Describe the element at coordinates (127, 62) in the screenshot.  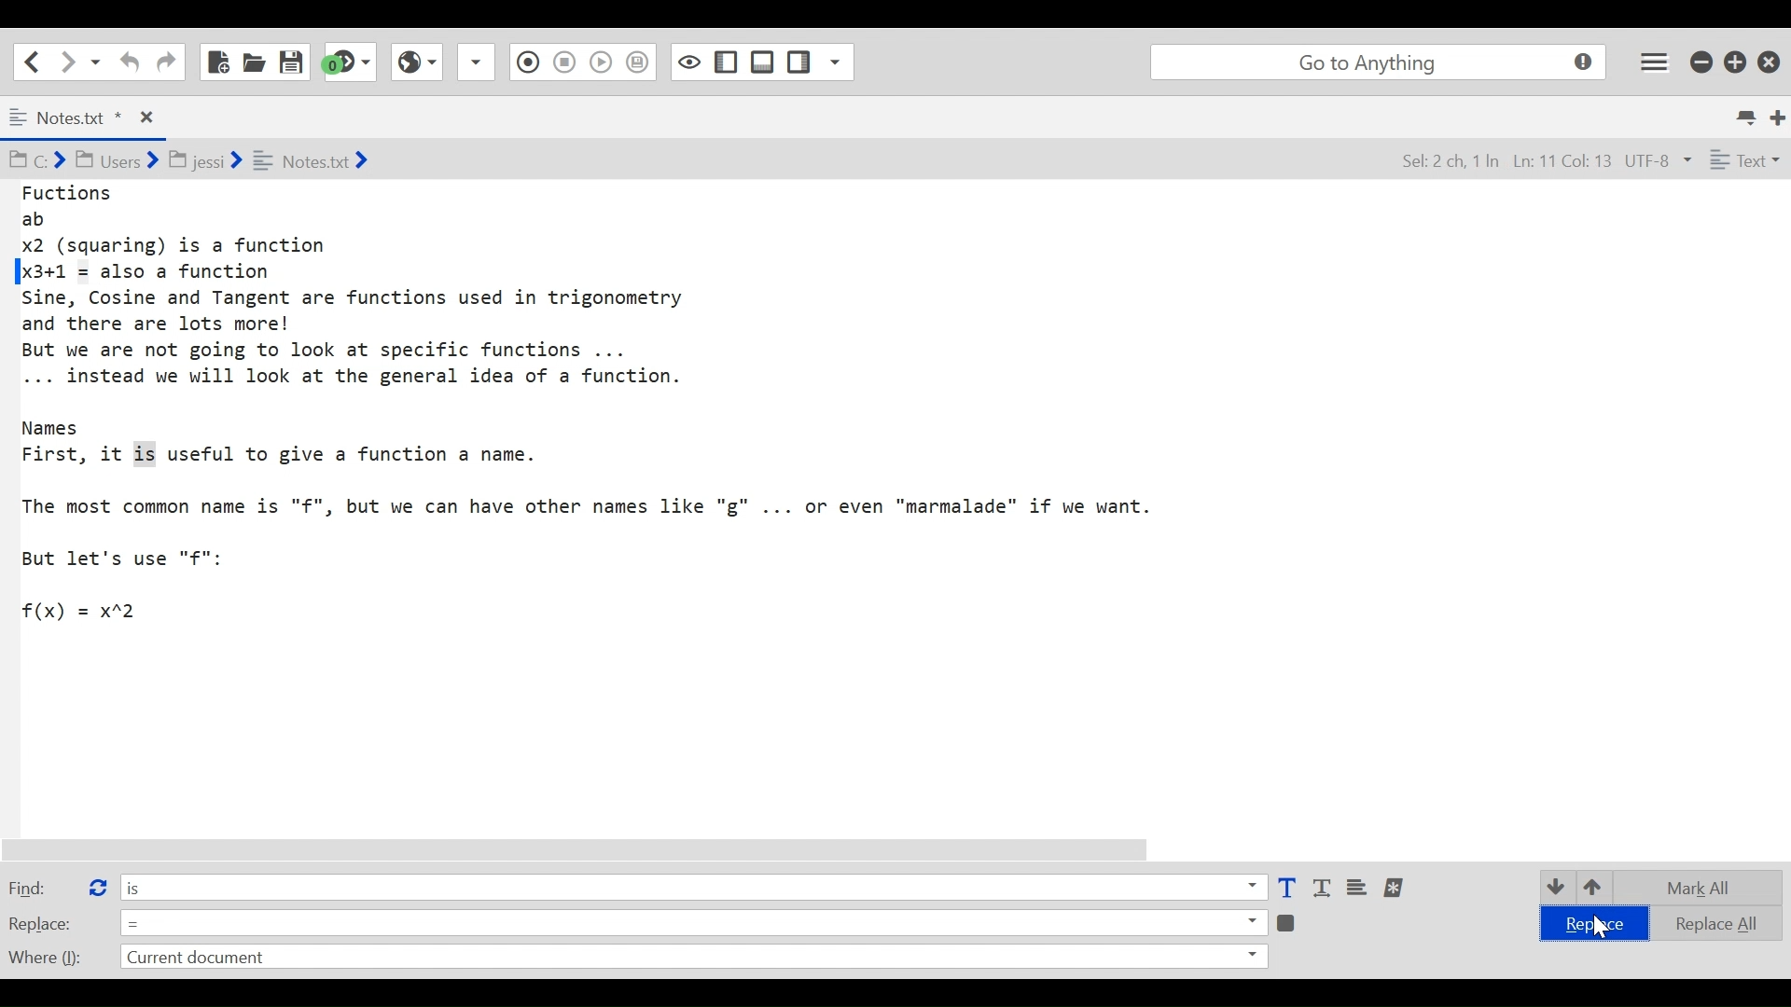
I see `Undo` at that location.